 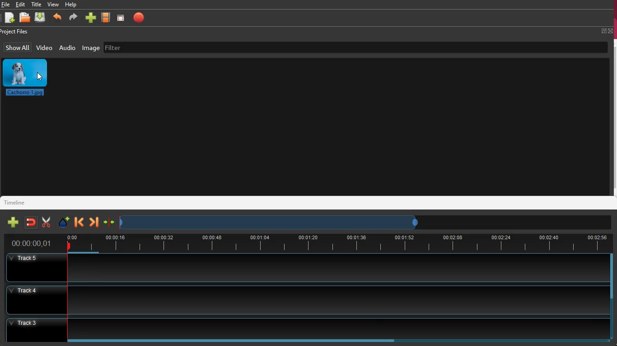 What do you see at coordinates (120, 19) in the screenshot?
I see `screen` at bounding box center [120, 19].